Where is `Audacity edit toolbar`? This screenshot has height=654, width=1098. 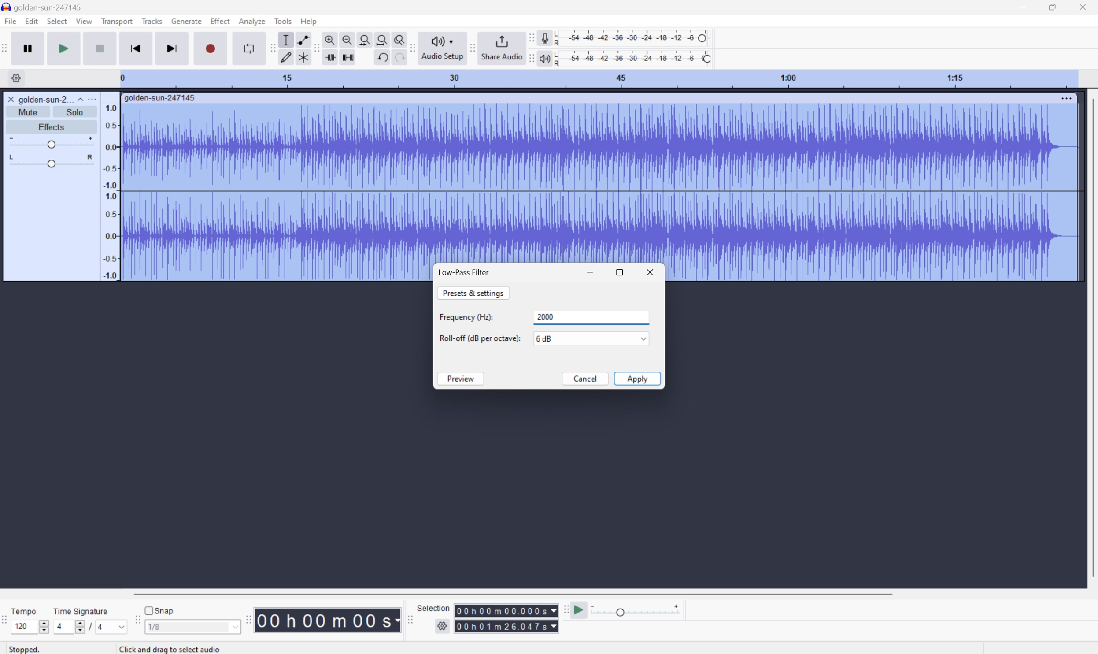
Audacity edit toolbar is located at coordinates (271, 48).